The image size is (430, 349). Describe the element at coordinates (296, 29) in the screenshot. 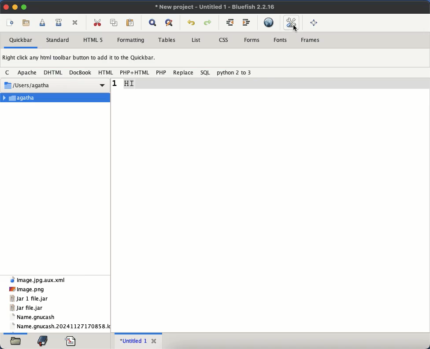

I see `cursor` at that location.